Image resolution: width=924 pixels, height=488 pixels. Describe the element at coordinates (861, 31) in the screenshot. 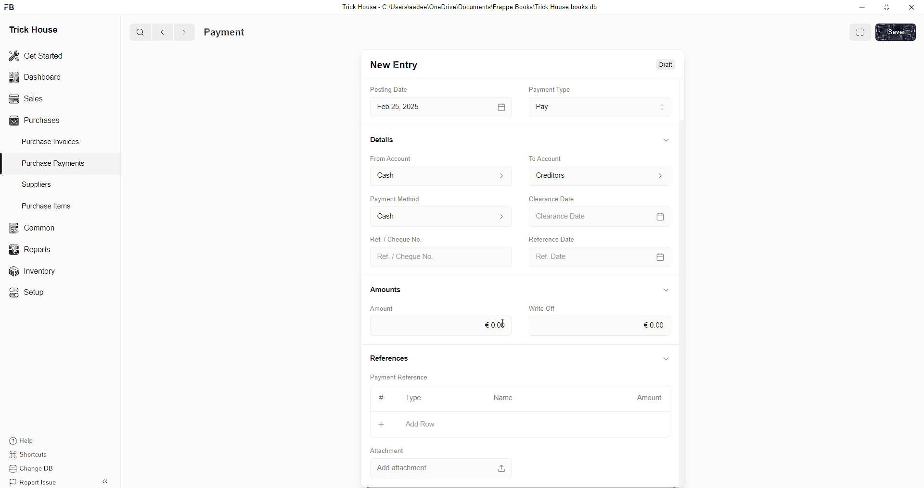

I see `EXPAND` at that location.